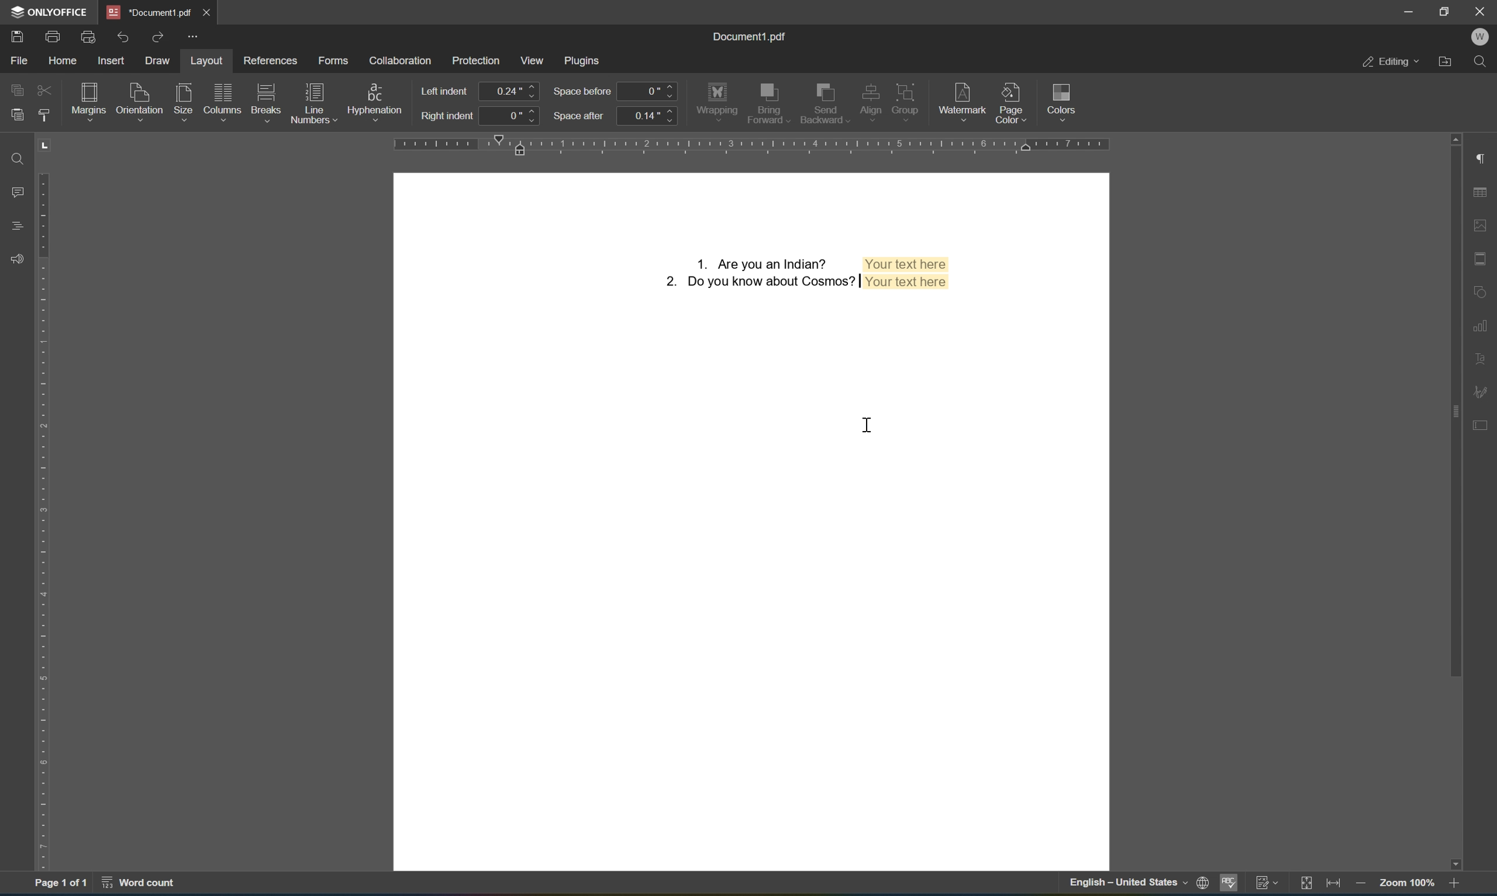 This screenshot has height=896, width=1497. Describe the element at coordinates (445, 91) in the screenshot. I see `left indent` at that location.